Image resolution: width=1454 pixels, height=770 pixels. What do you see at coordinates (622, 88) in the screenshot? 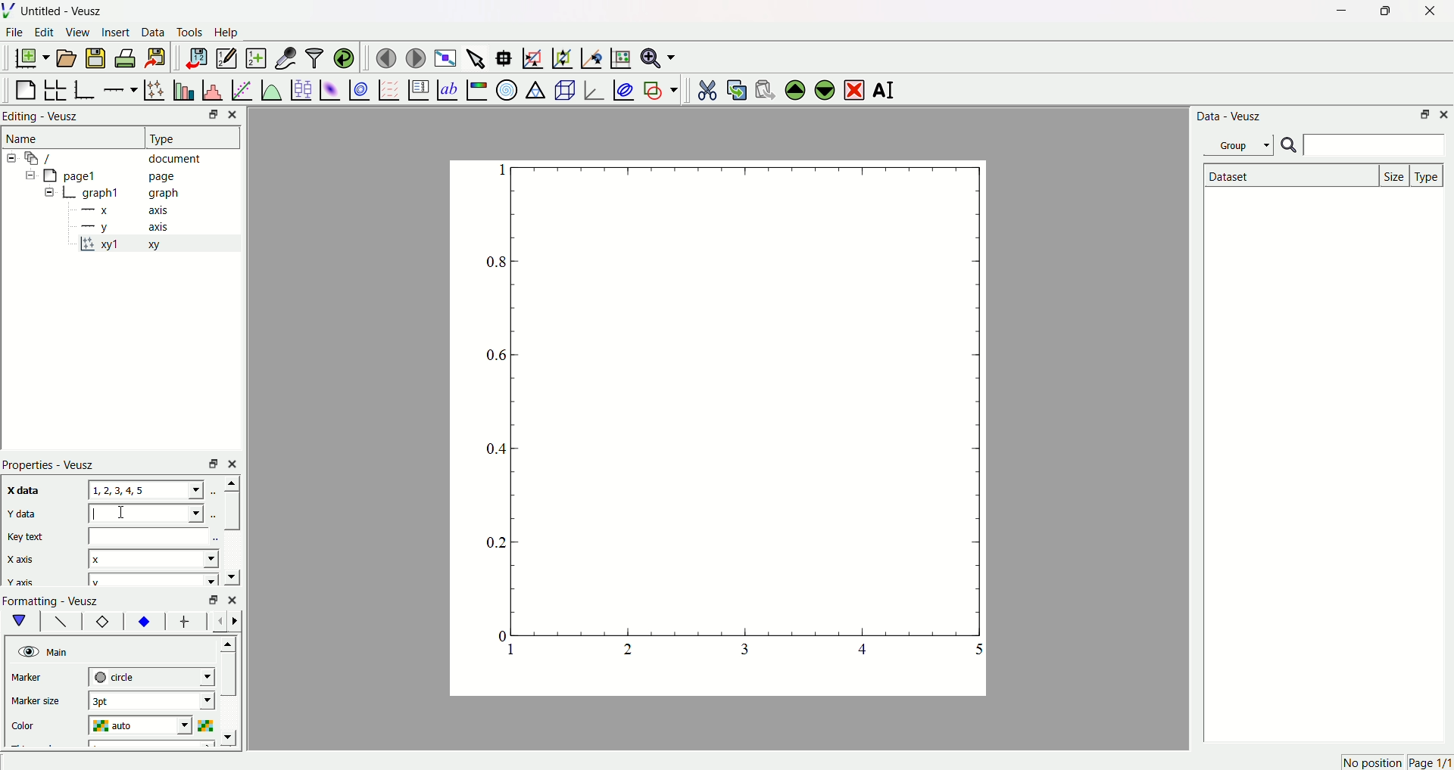
I see `plot covariance ellipses` at bounding box center [622, 88].